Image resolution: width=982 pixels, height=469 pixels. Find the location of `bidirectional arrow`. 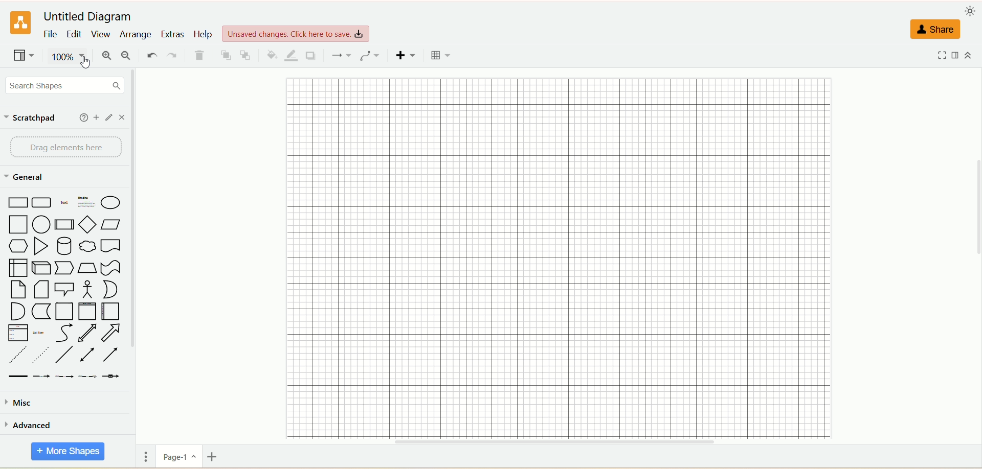

bidirectional arrow is located at coordinates (87, 333).